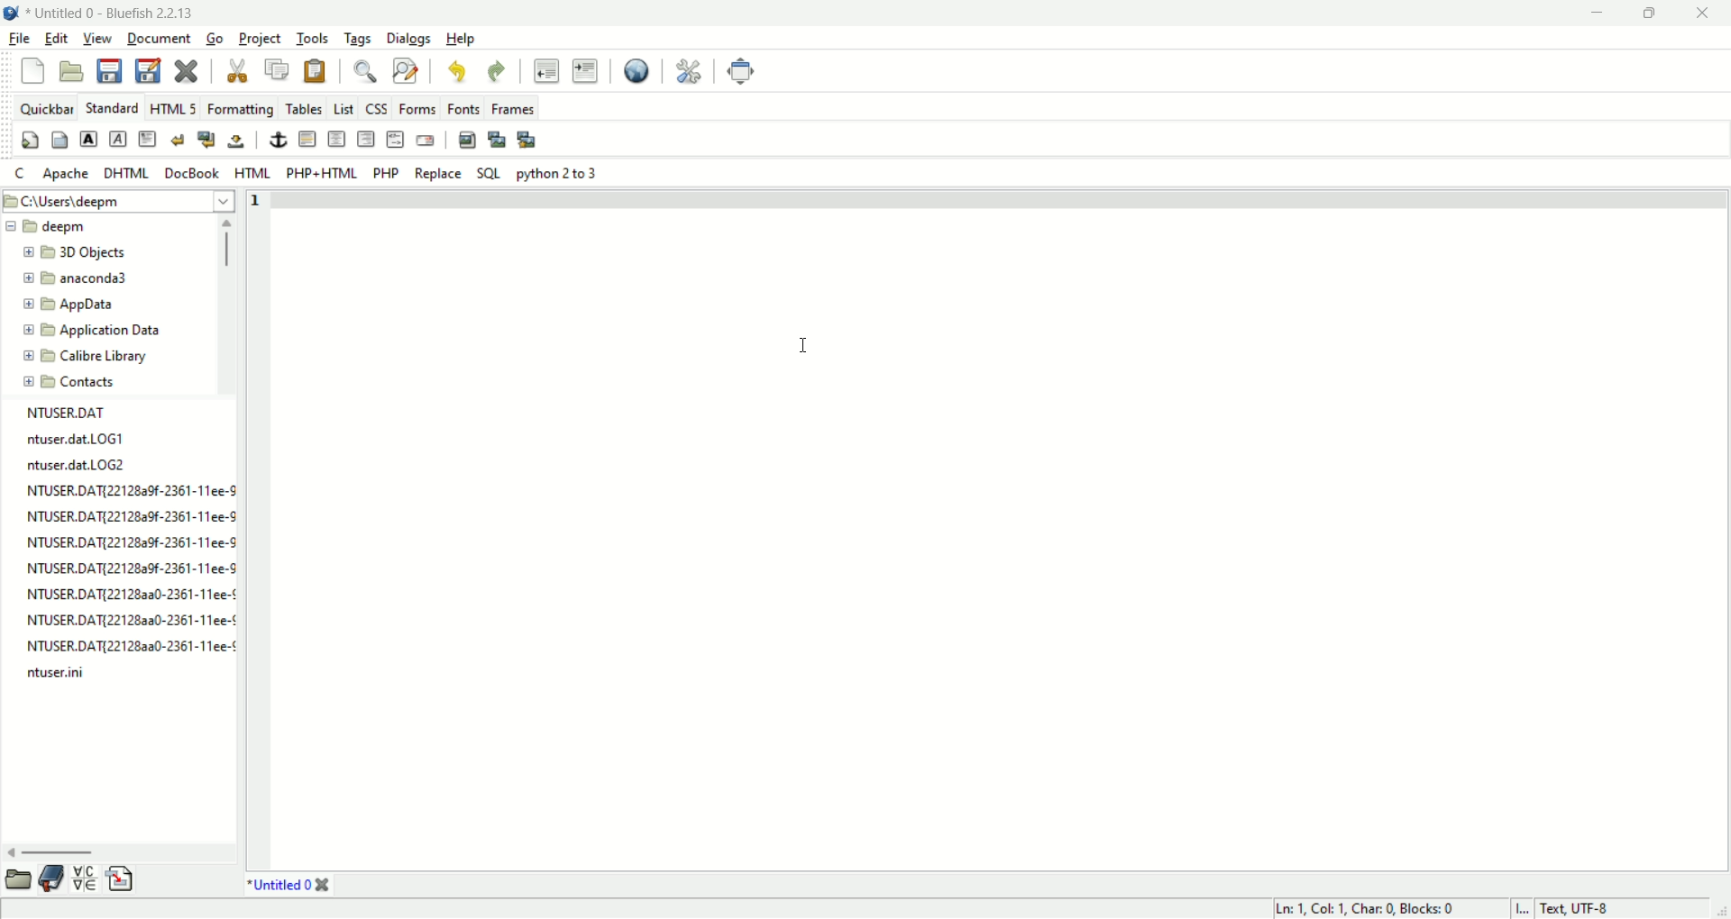 This screenshot has width=1731, height=919. What do you see at coordinates (376, 107) in the screenshot?
I see `CSS` at bounding box center [376, 107].